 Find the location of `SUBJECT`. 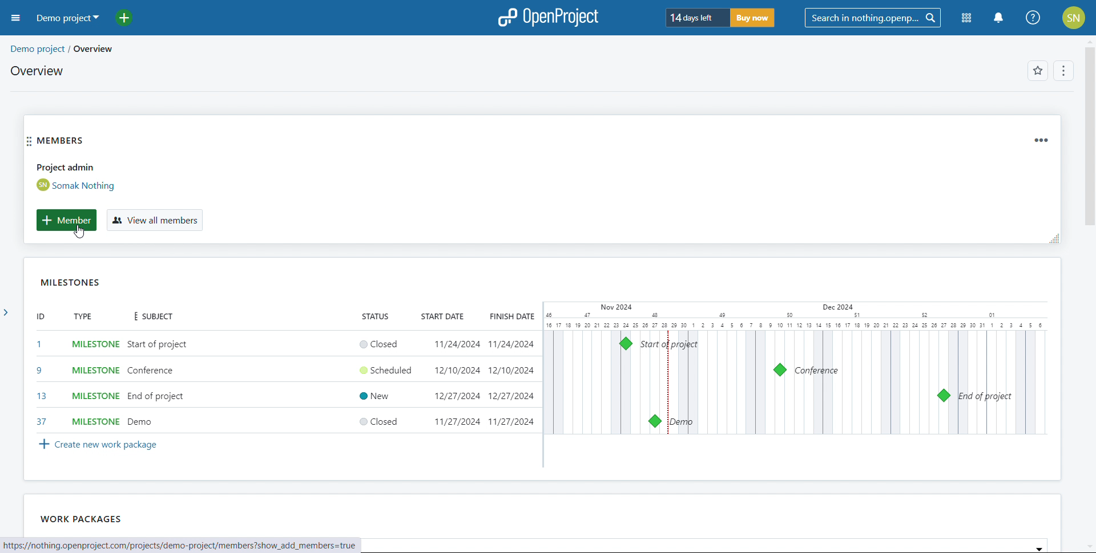

SUBJECT is located at coordinates (162, 318).